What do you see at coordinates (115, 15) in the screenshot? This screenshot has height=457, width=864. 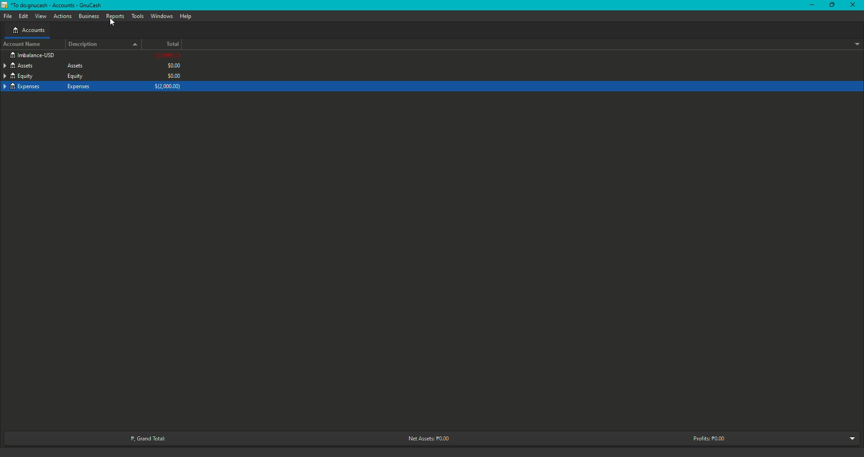 I see `Reports` at bounding box center [115, 15].